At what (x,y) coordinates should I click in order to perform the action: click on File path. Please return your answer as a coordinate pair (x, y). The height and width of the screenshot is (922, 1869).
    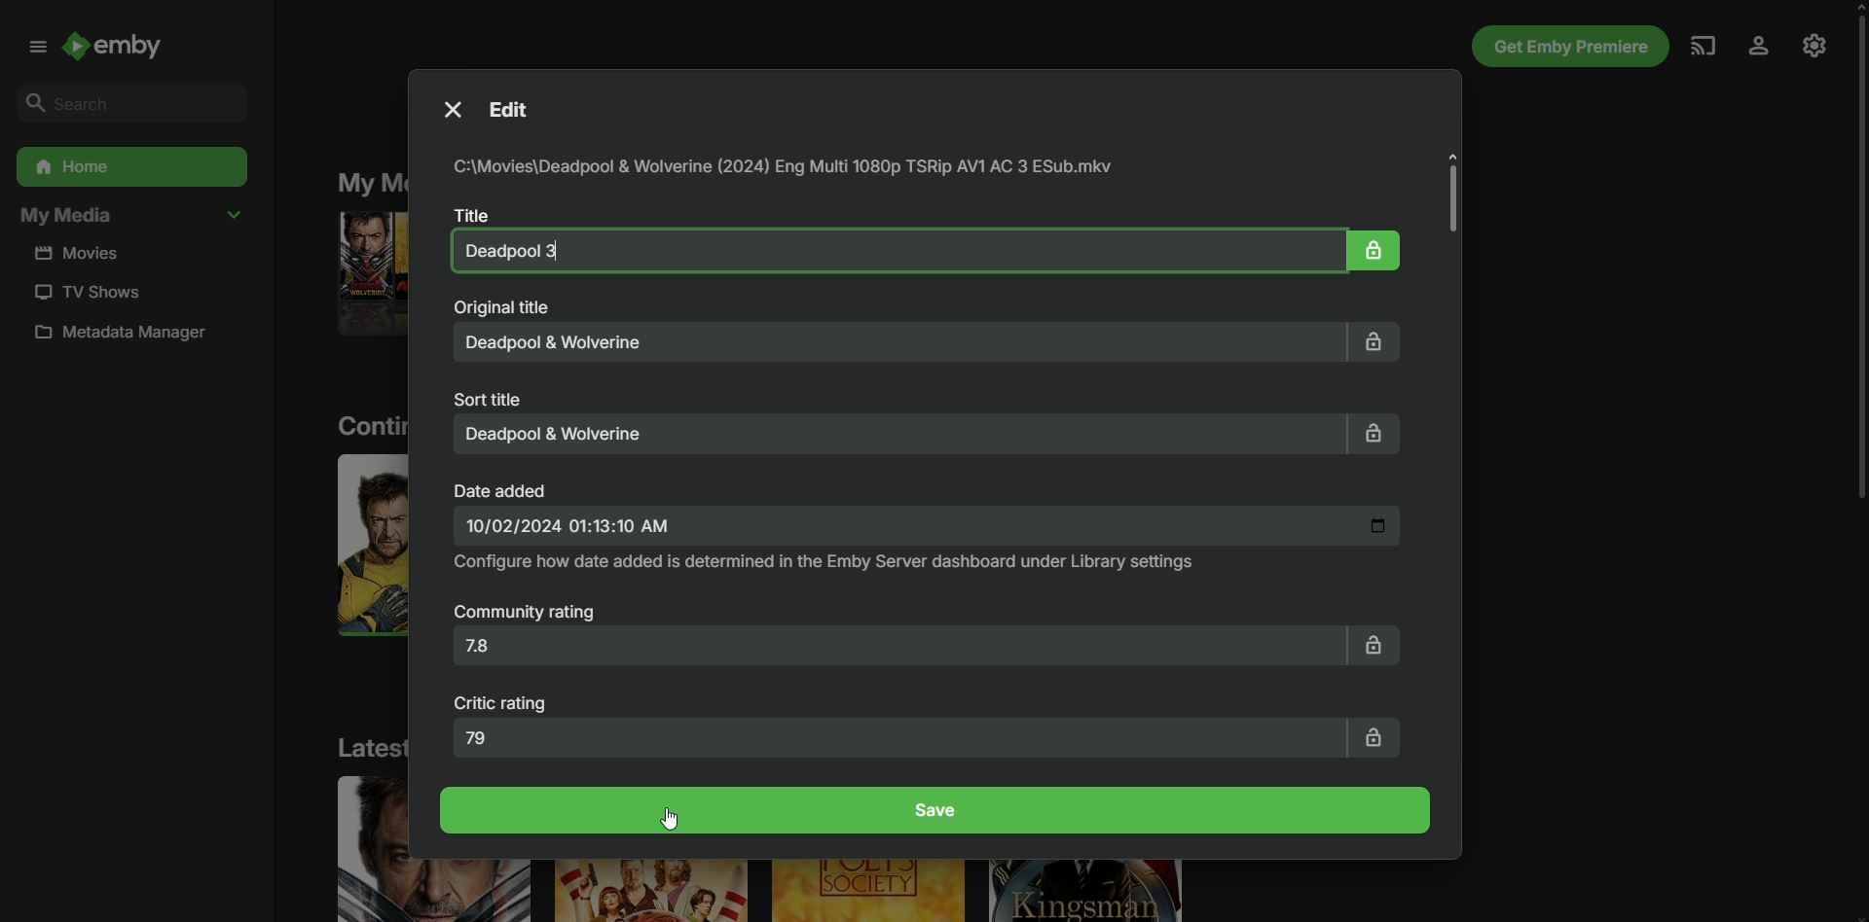
    Looking at the image, I should click on (790, 168).